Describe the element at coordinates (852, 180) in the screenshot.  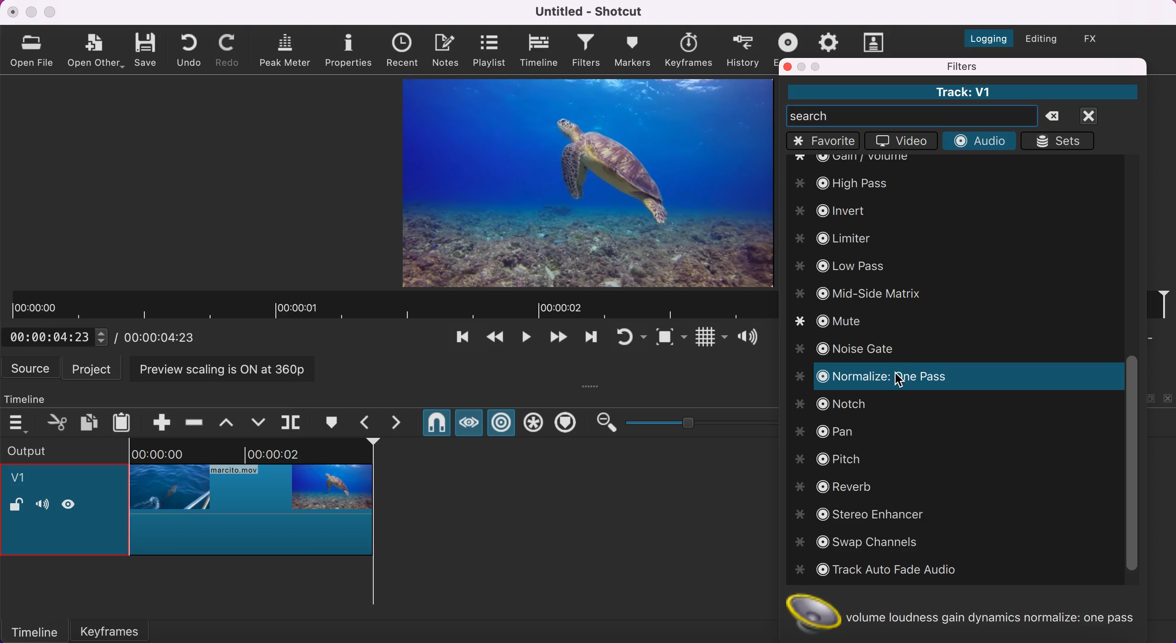
I see `High Pass` at that location.